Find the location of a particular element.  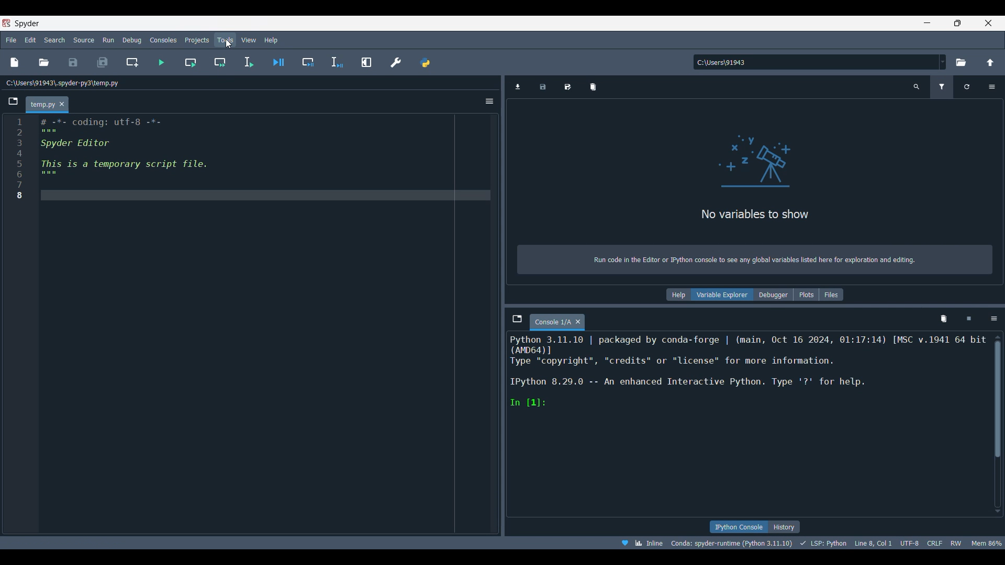

View menu is located at coordinates (249, 40).